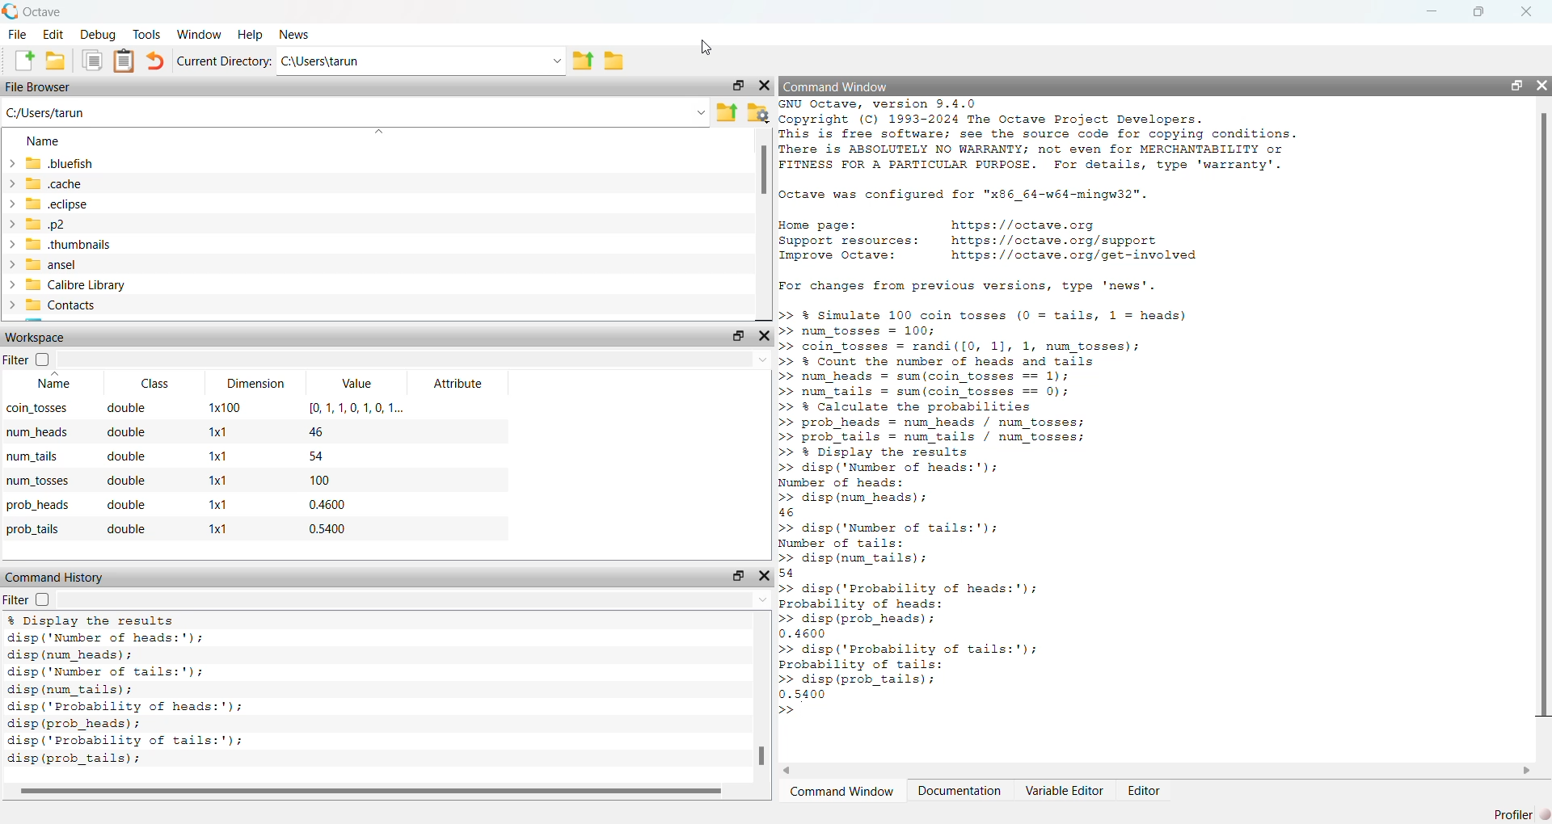 Image resolution: width=1552 pixels, height=824 pixels. I want to click on Tools, so click(148, 34).